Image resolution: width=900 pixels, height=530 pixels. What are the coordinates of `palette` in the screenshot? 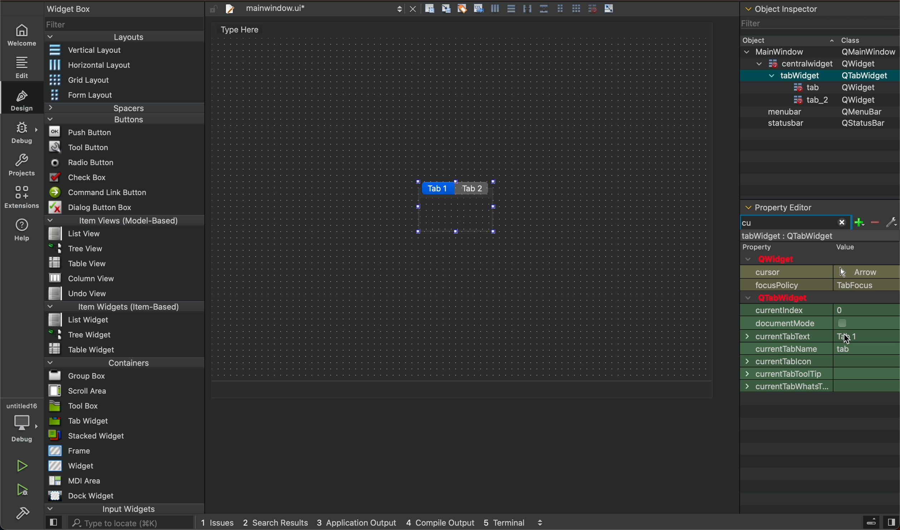 It's located at (820, 385).